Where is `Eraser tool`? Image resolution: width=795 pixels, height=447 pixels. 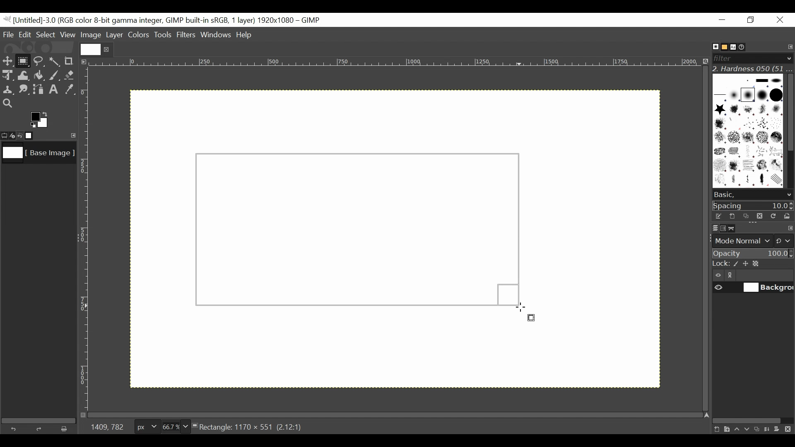
Eraser tool is located at coordinates (70, 76).